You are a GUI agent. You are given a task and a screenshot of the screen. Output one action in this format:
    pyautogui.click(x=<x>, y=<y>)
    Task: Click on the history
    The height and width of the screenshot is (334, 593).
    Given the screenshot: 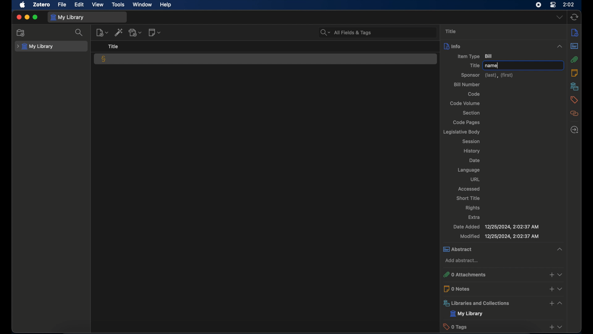 What is the action you would take?
    pyautogui.click(x=472, y=151)
    